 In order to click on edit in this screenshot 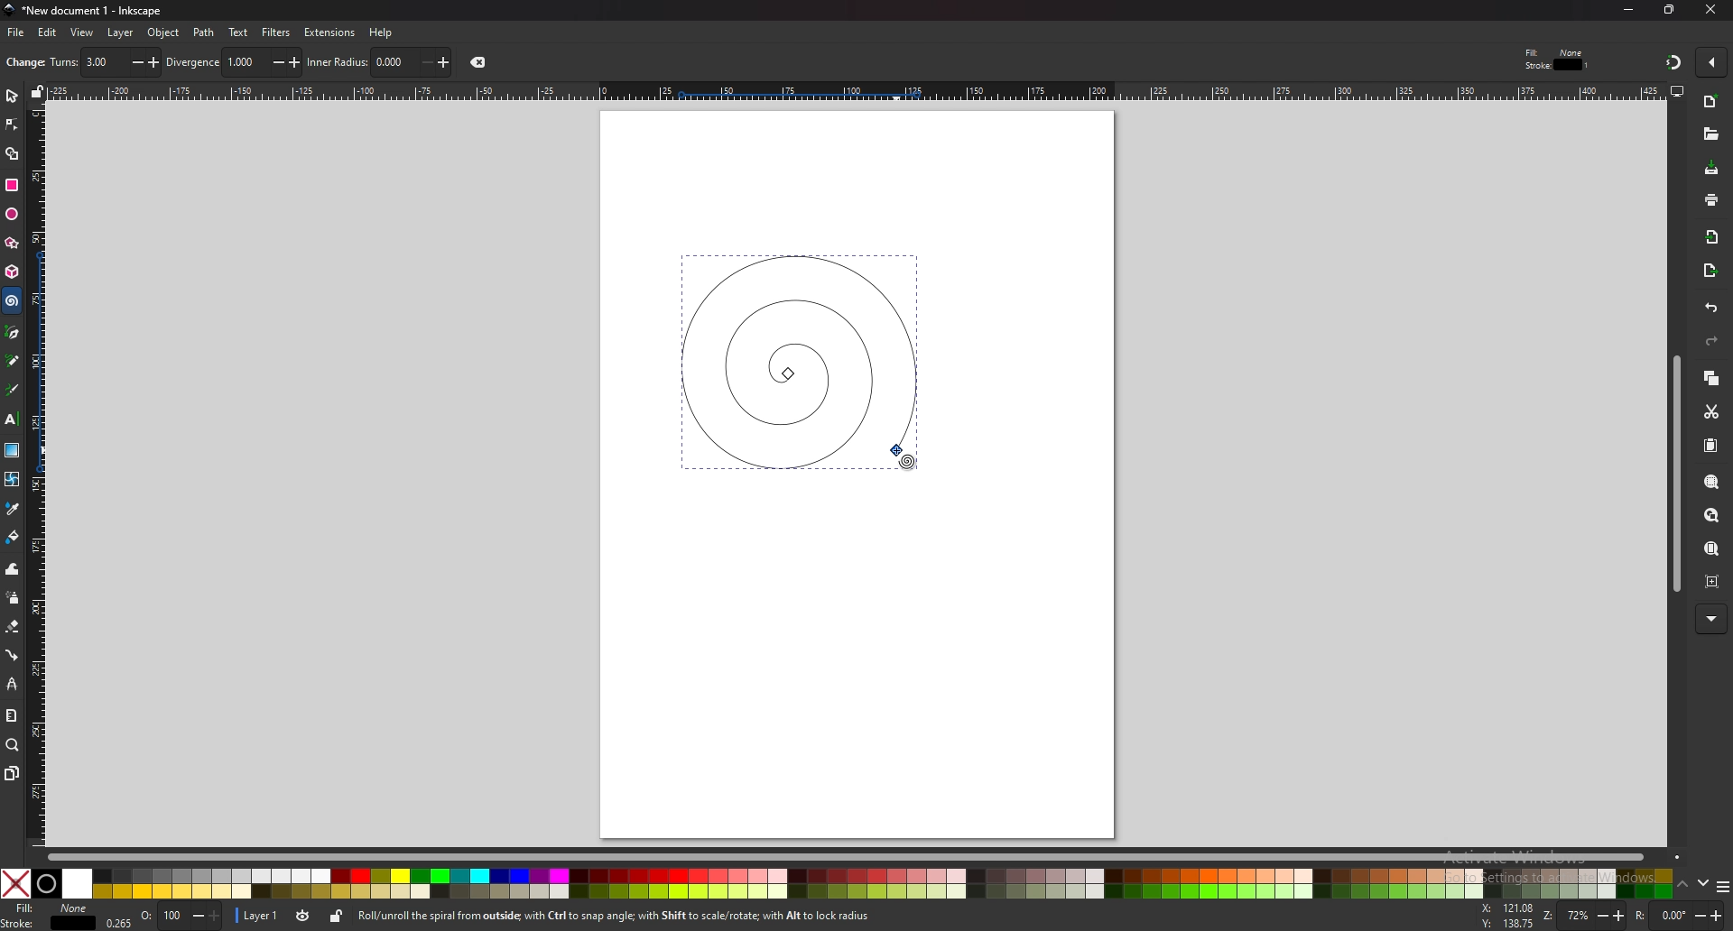, I will do `click(46, 32)`.